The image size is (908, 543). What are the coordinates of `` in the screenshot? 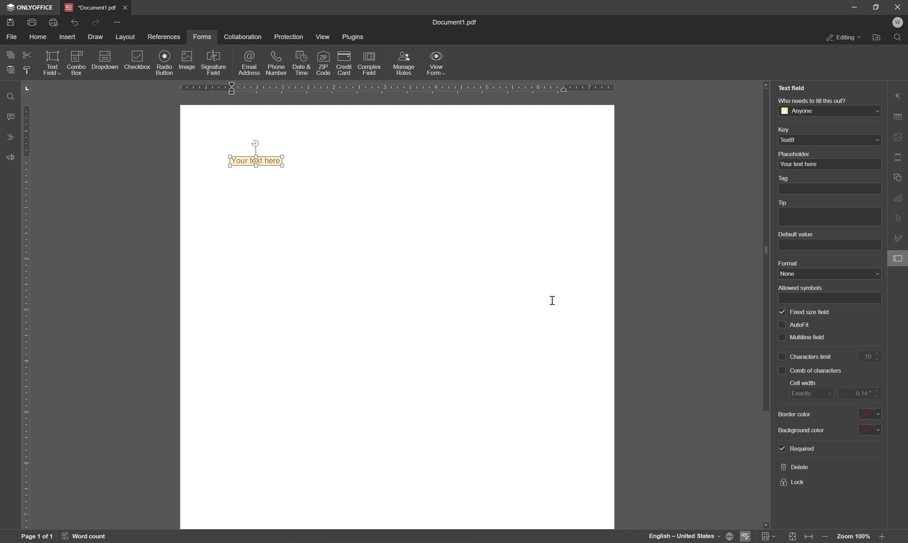 It's located at (139, 62).